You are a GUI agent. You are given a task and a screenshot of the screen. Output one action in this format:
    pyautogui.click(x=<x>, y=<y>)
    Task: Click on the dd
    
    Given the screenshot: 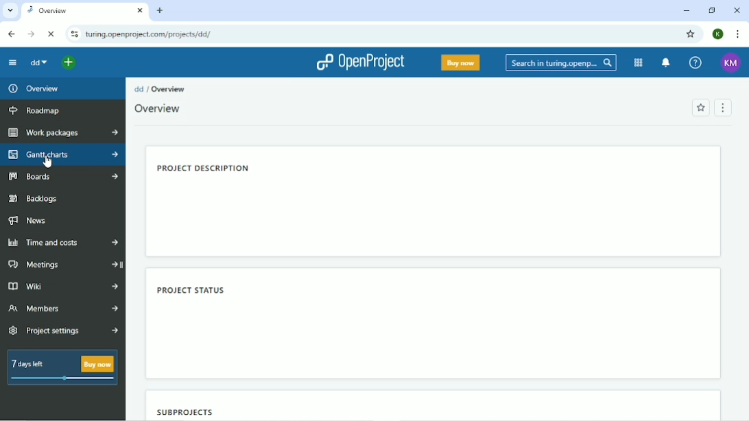 What is the action you would take?
    pyautogui.click(x=38, y=64)
    